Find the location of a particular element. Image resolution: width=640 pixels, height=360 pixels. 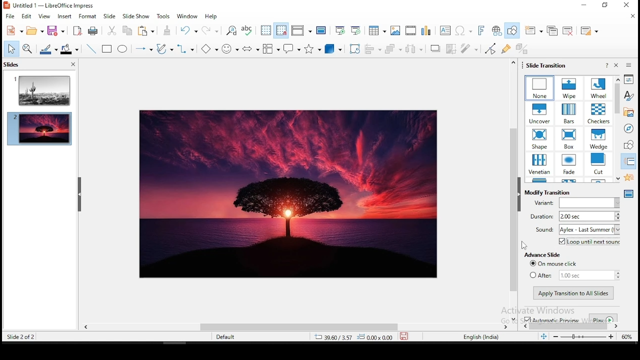

transition effects is located at coordinates (540, 139).